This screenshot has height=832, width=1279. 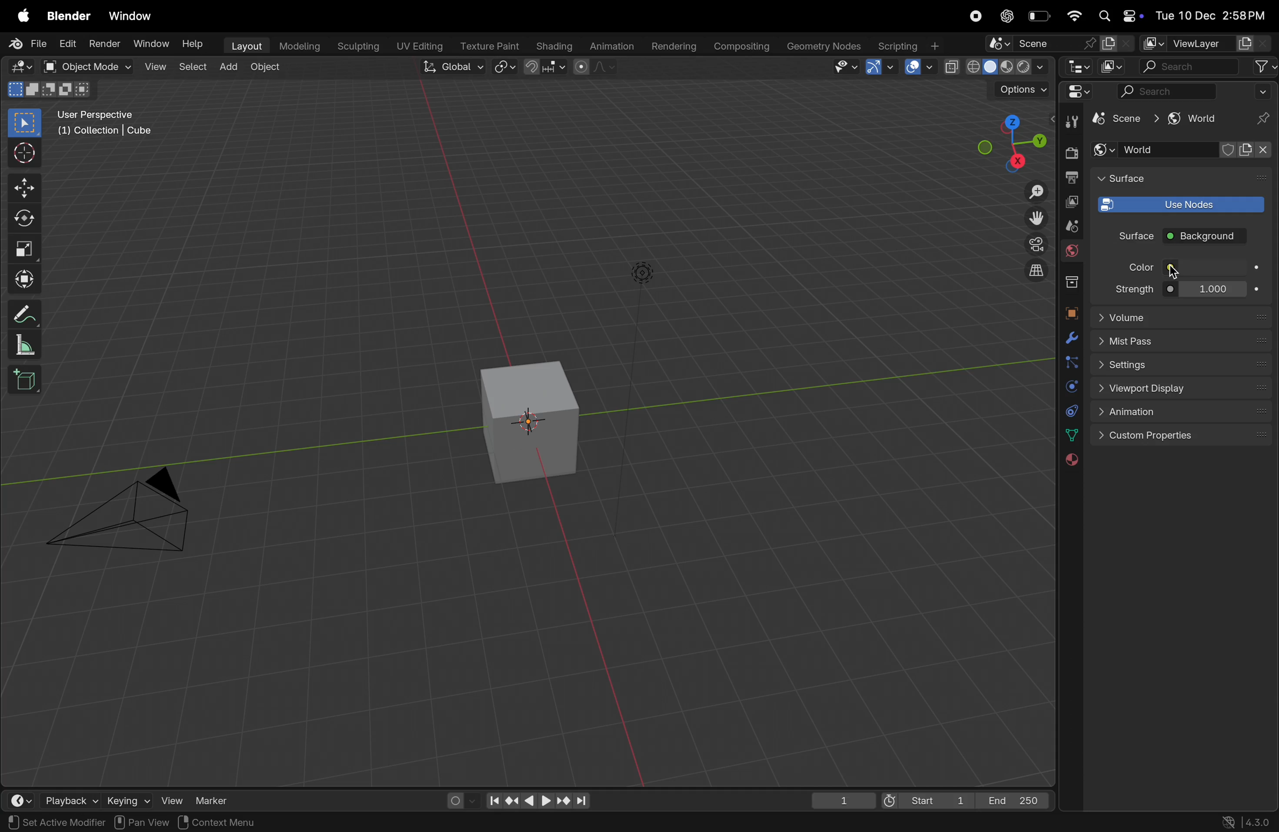 I want to click on mist pass, so click(x=1183, y=342).